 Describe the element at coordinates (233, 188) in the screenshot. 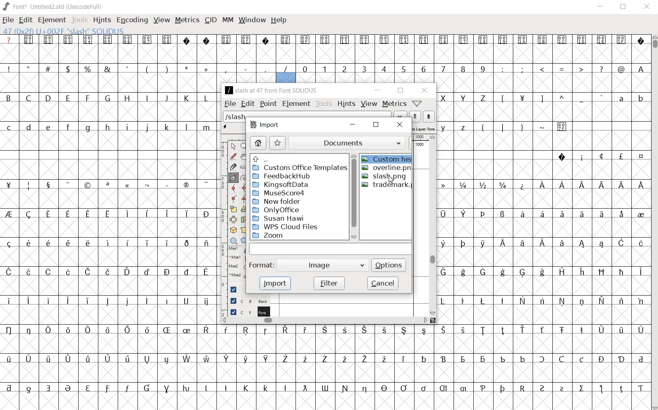

I see `add a curve point` at that location.